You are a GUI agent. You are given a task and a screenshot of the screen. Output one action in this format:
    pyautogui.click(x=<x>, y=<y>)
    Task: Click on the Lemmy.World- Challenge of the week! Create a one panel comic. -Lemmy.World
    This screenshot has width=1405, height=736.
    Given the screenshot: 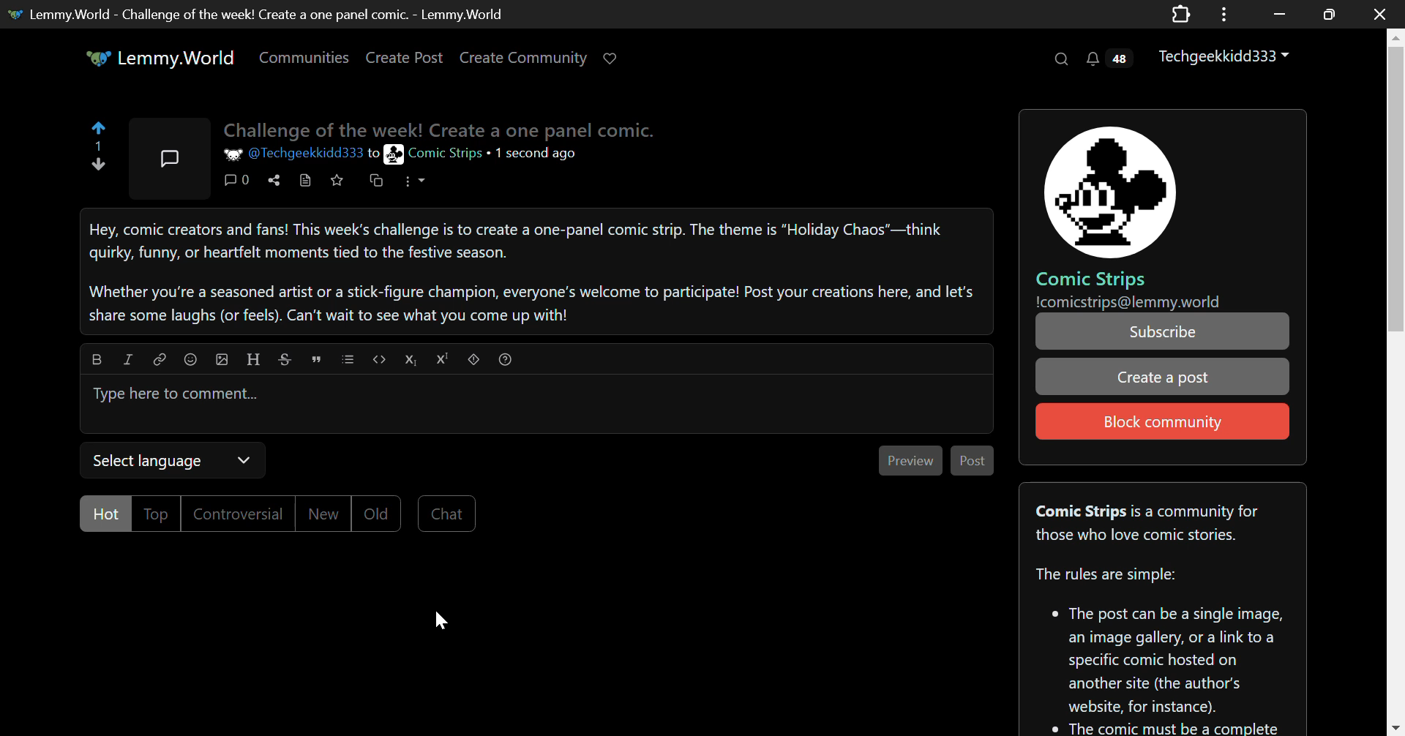 What is the action you would take?
    pyautogui.click(x=255, y=14)
    